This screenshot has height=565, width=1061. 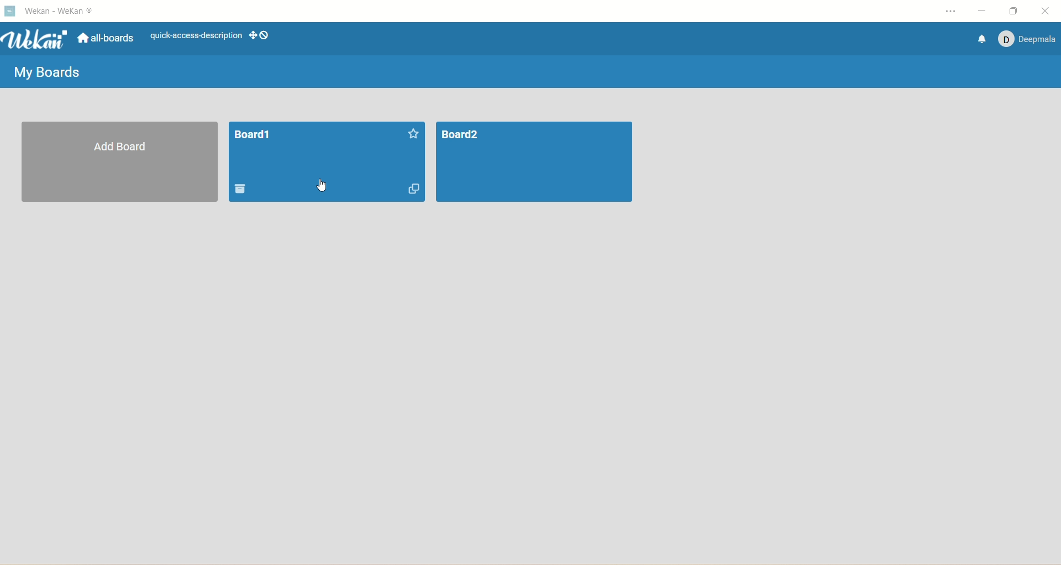 I want to click on settings and more, so click(x=949, y=13).